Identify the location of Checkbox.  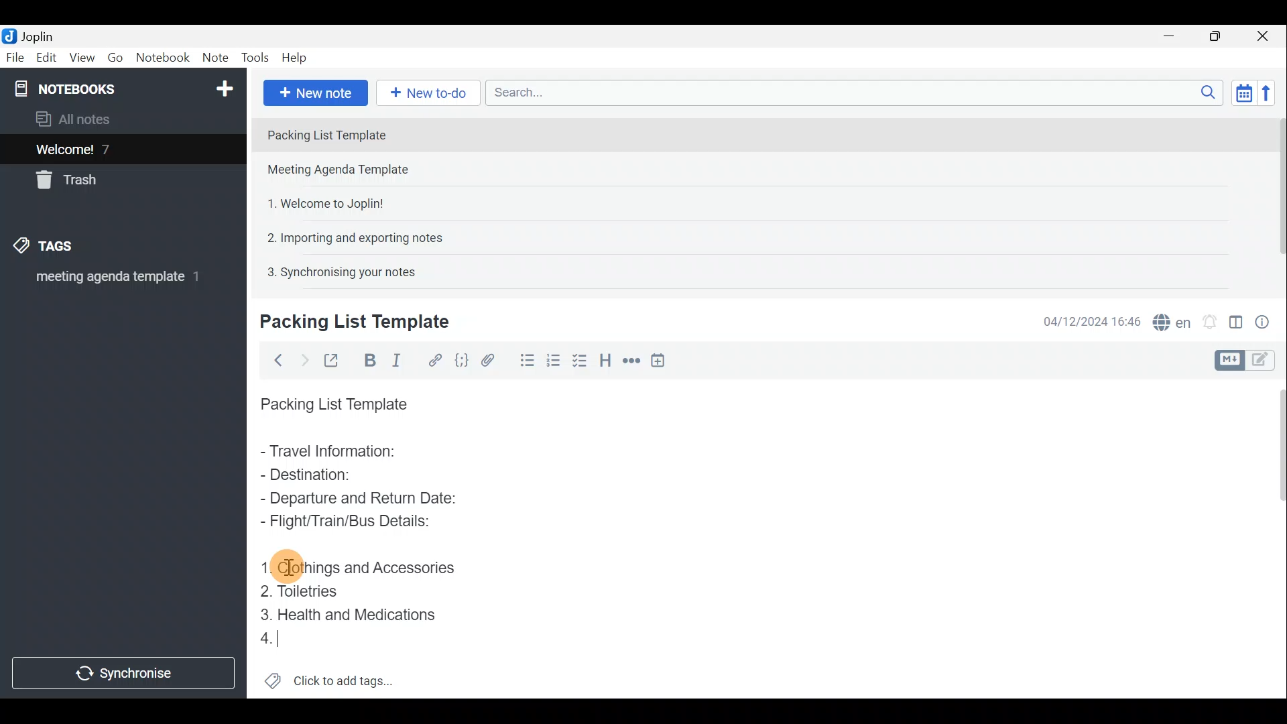
(553, 358).